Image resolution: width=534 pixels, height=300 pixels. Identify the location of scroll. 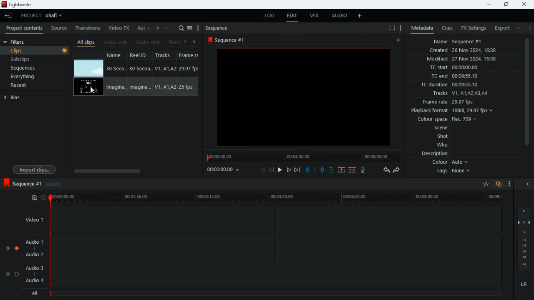
(528, 97).